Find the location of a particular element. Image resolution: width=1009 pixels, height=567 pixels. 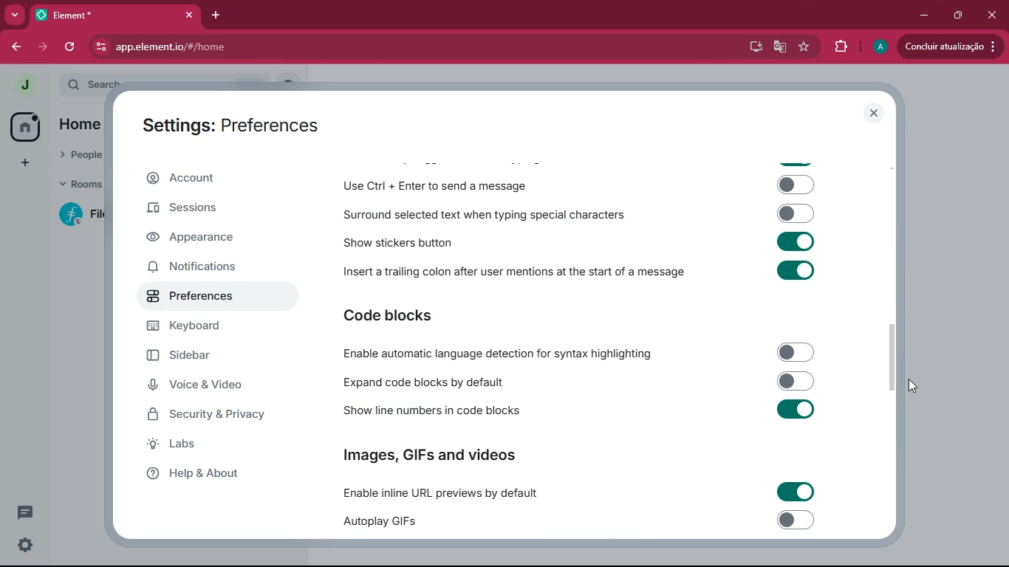

people is located at coordinates (78, 154).